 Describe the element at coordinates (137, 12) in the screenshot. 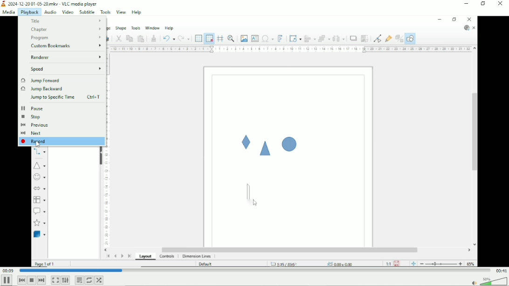

I see `Help` at that location.